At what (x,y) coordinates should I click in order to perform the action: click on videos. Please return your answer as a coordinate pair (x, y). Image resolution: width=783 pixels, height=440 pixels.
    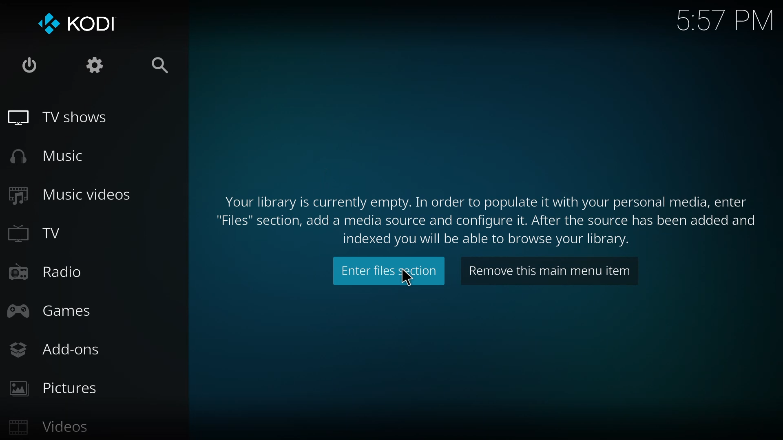
    Looking at the image, I should click on (53, 427).